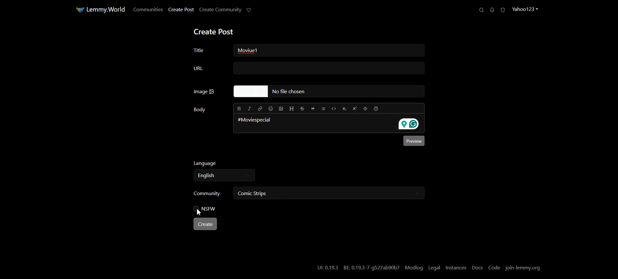 The image size is (618, 279). I want to click on Upload Image, so click(283, 109).